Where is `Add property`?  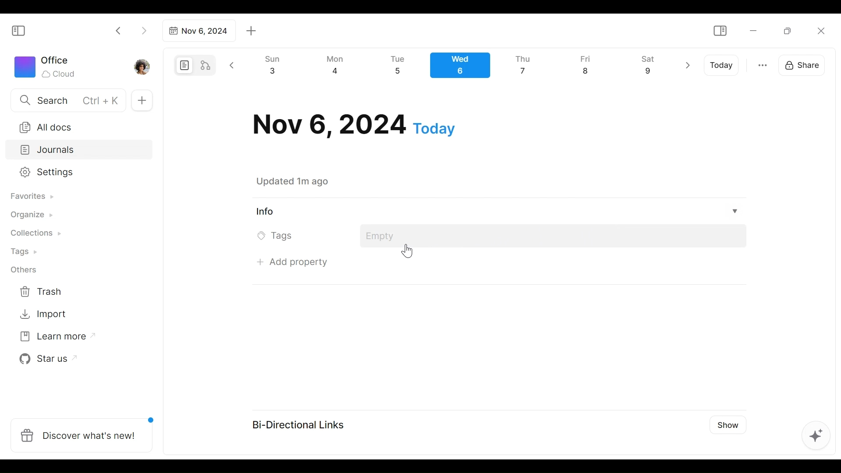 Add property is located at coordinates (296, 261).